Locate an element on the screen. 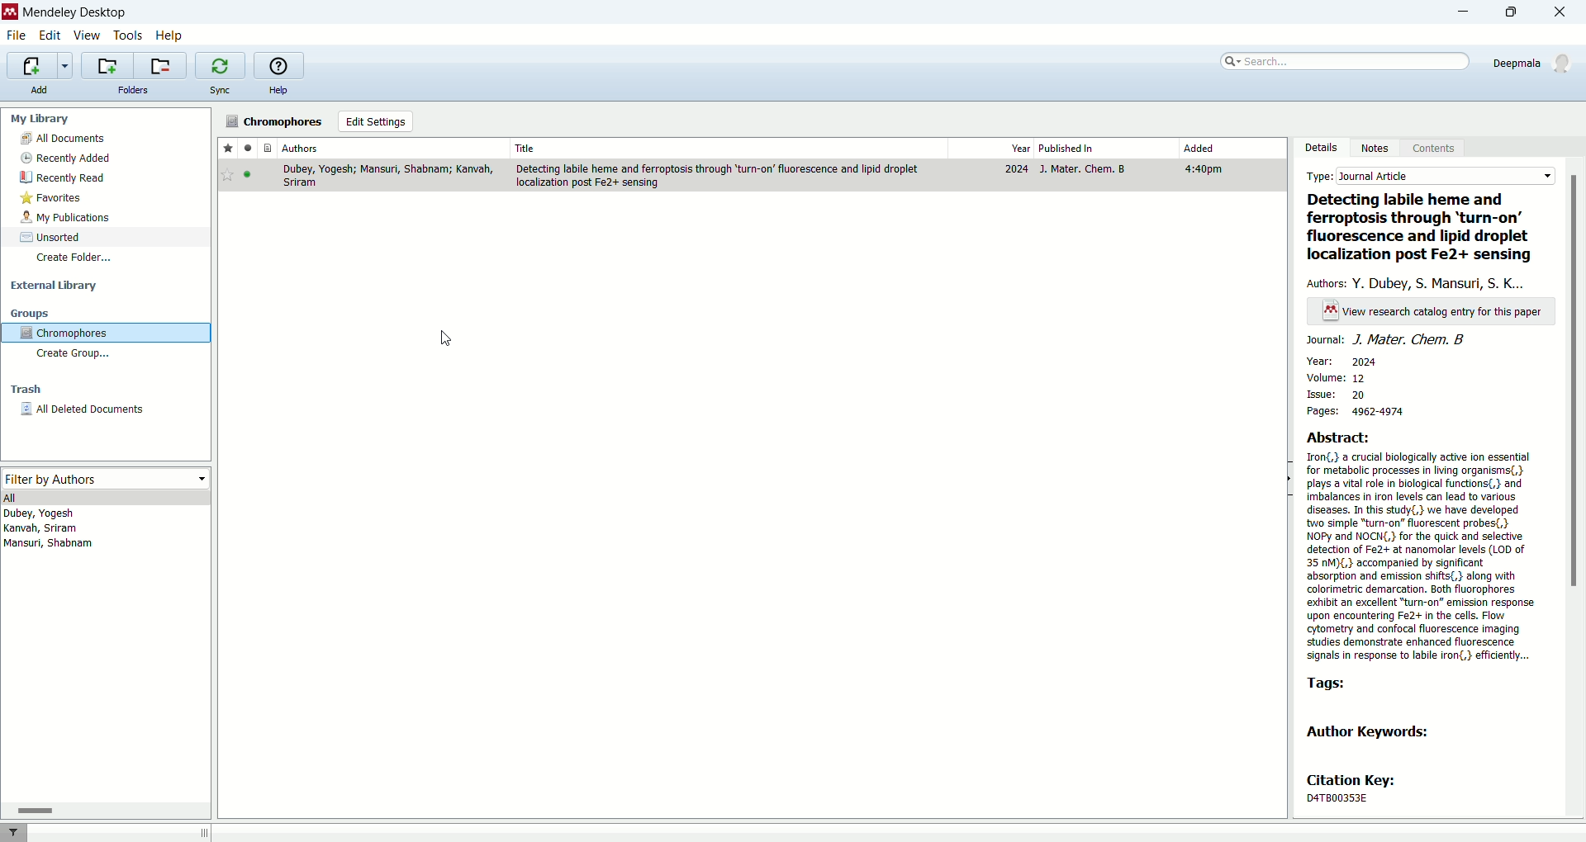 The image size is (1586, 842). my library is located at coordinates (42, 119).